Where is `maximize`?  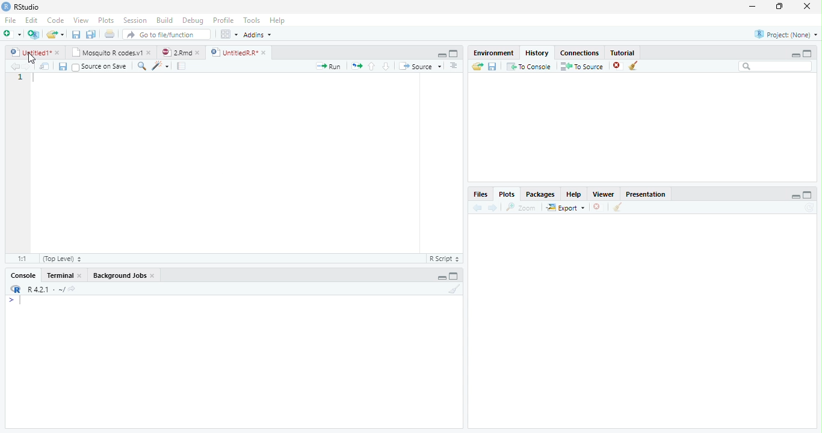 maximize is located at coordinates (809, 194).